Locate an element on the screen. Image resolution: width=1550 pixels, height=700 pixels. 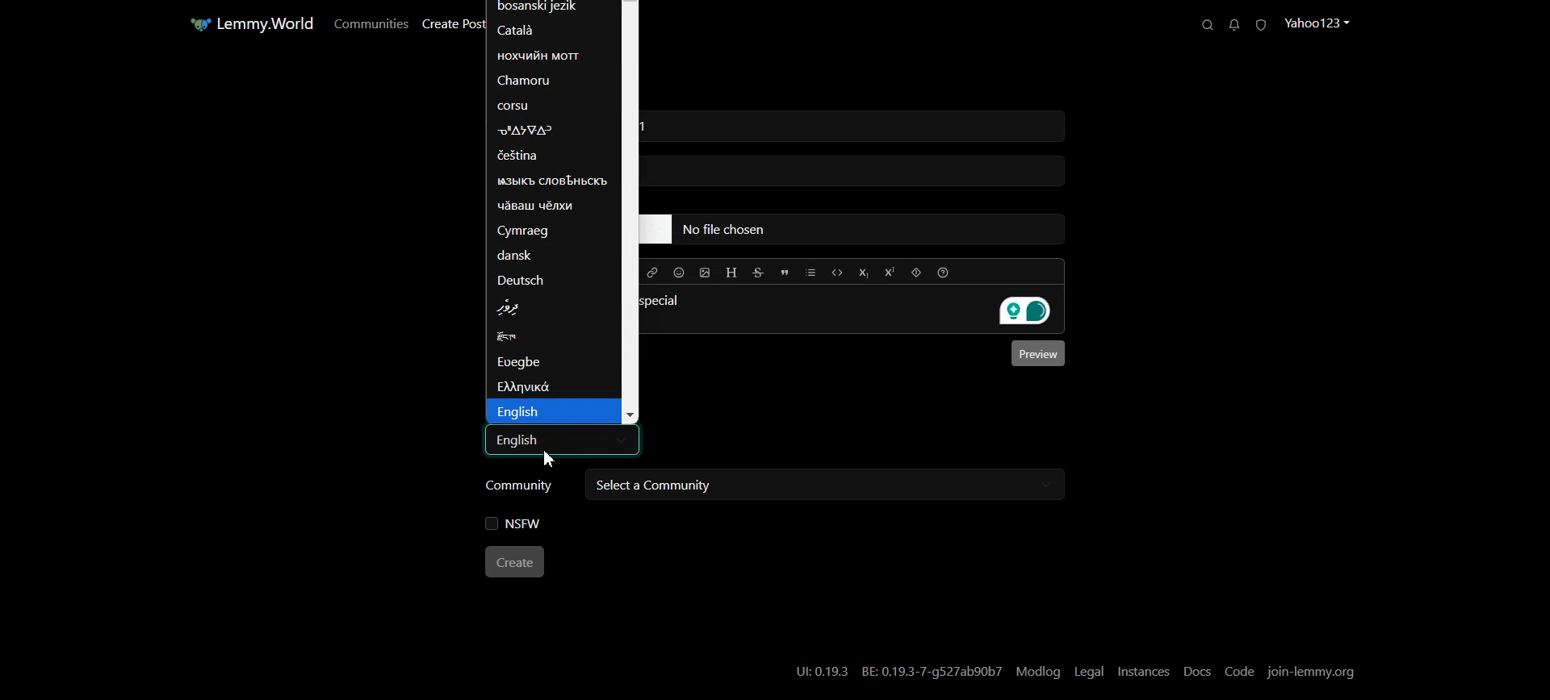
UI:0.19.3 BE: 0.19.3-7-g527ab90b7 is located at coordinates (897, 671).